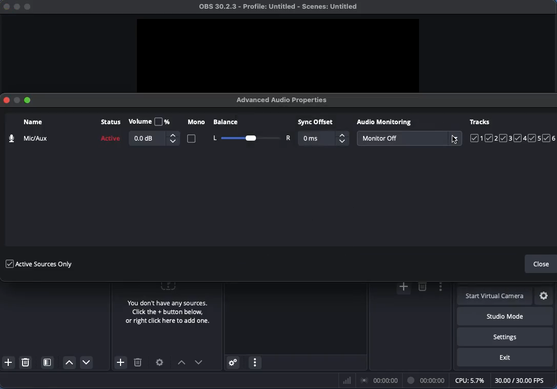 This screenshot has width=557, height=389. Describe the element at coordinates (545, 296) in the screenshot. I see `Settings` at that location.